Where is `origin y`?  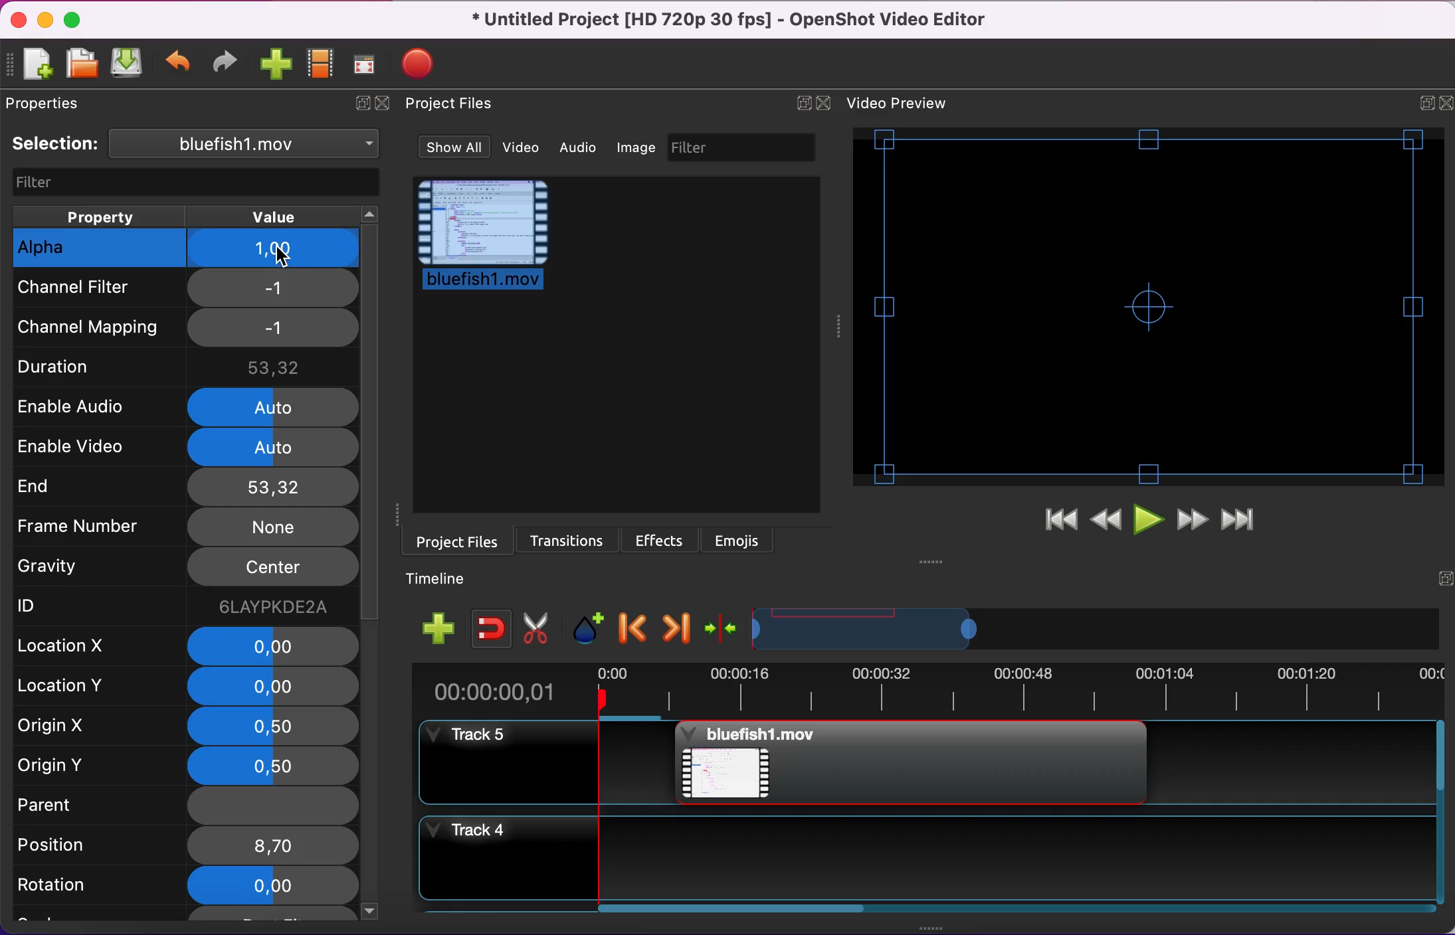
origin y is located at coordinates (76, 766).